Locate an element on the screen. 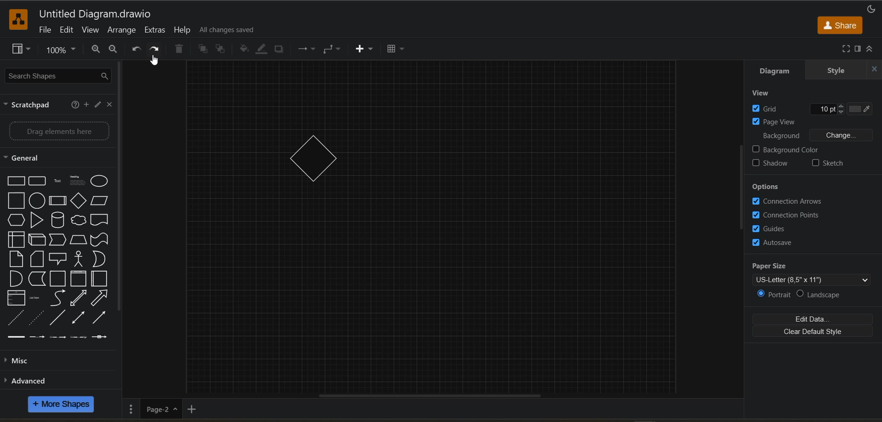  expand/collapse is located at coordinates (869, 50).